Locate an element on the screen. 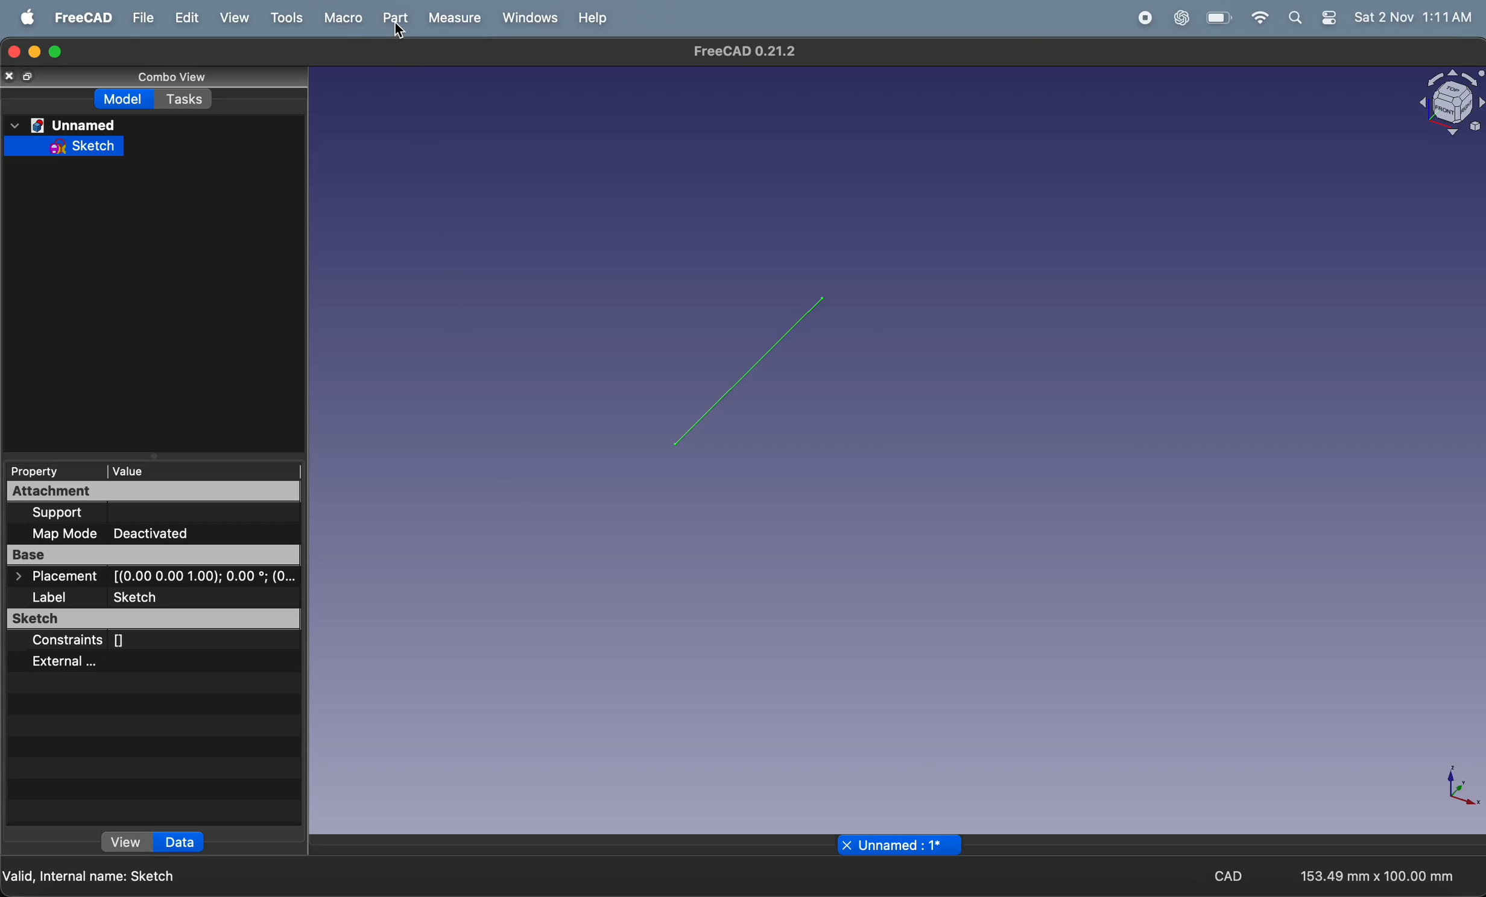  help is located at coordinates (595, 18).